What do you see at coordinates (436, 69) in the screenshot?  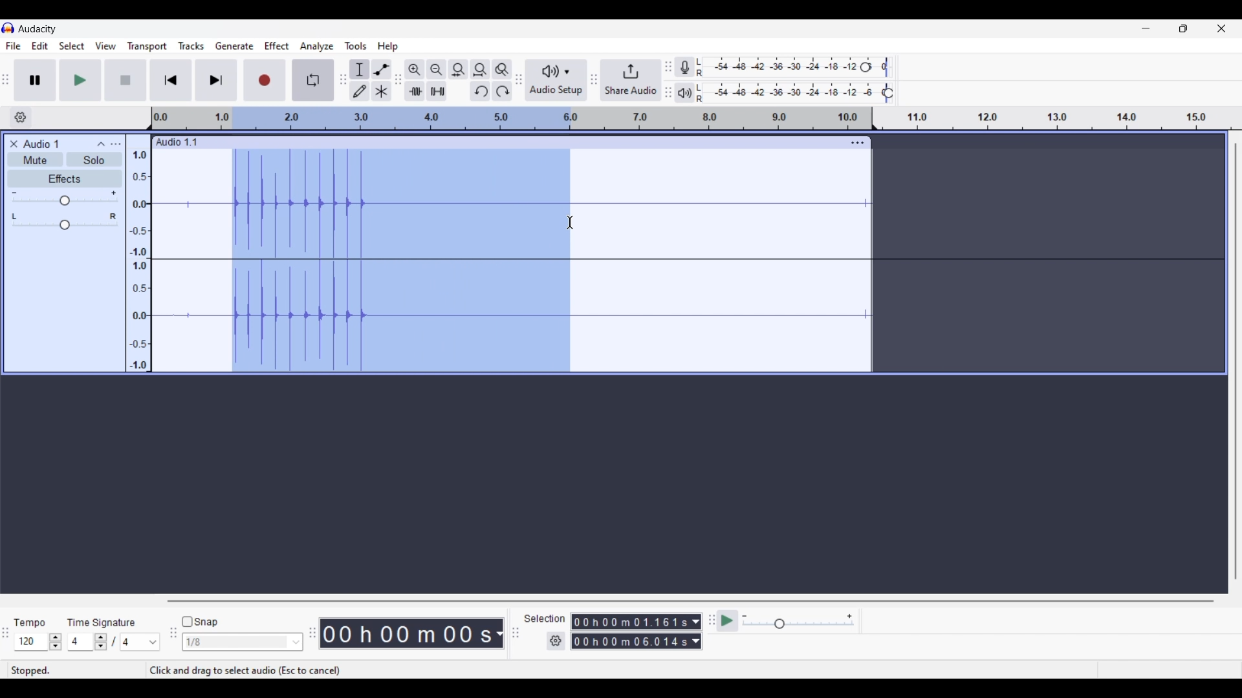 I see `Zoom out` at bounding box center [436, 69].